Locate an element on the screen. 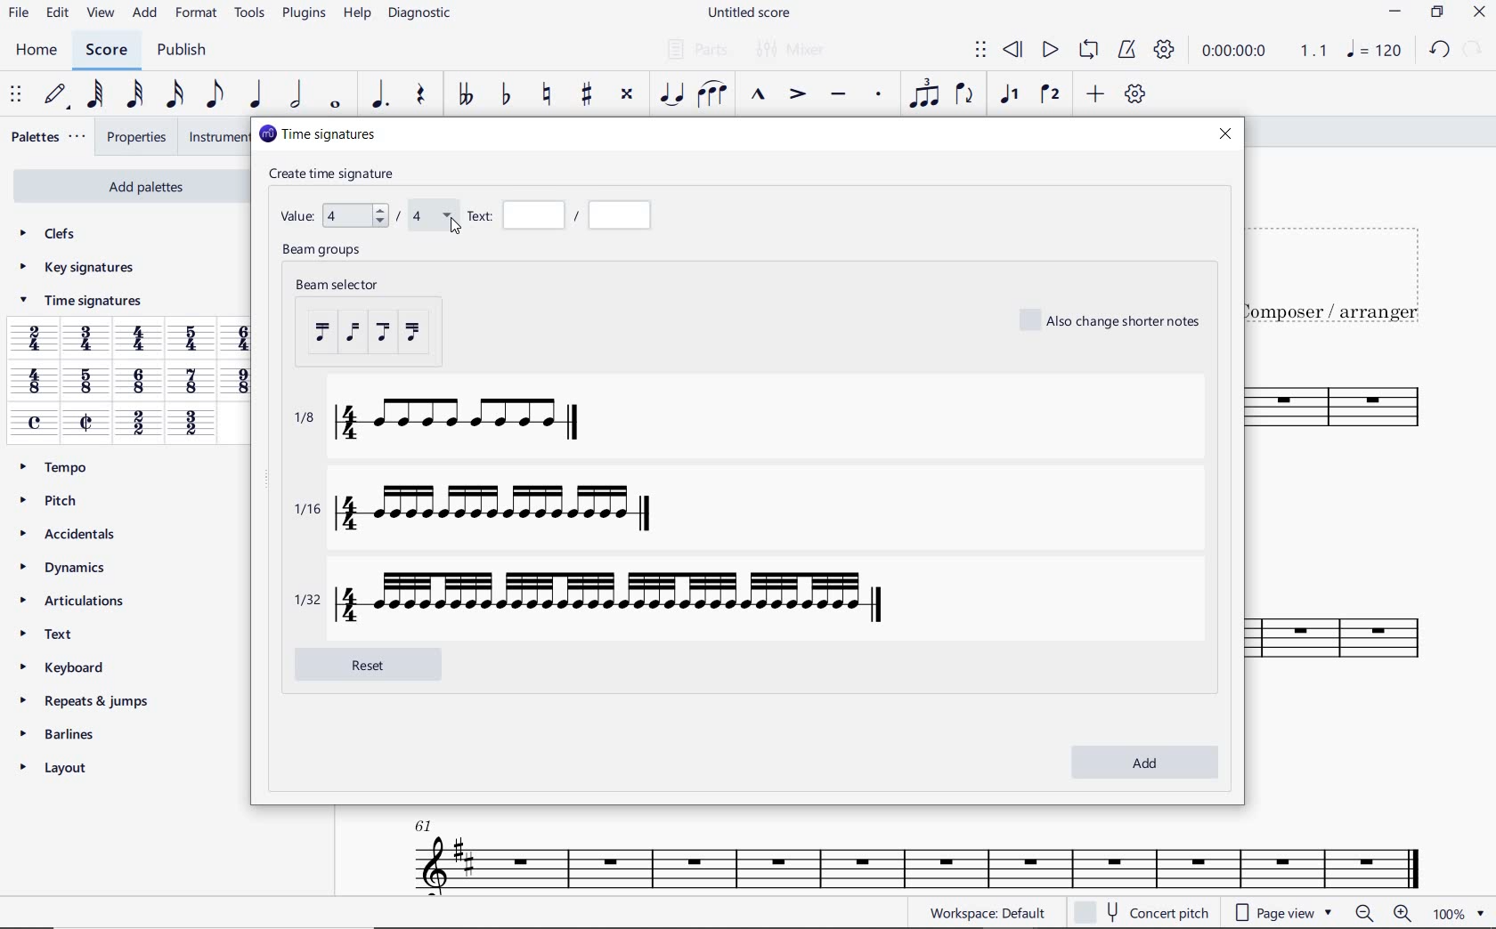 Image resolution: width=1496 pixels, height=929 pixels. PITCH is located at coordinates (53, 500).